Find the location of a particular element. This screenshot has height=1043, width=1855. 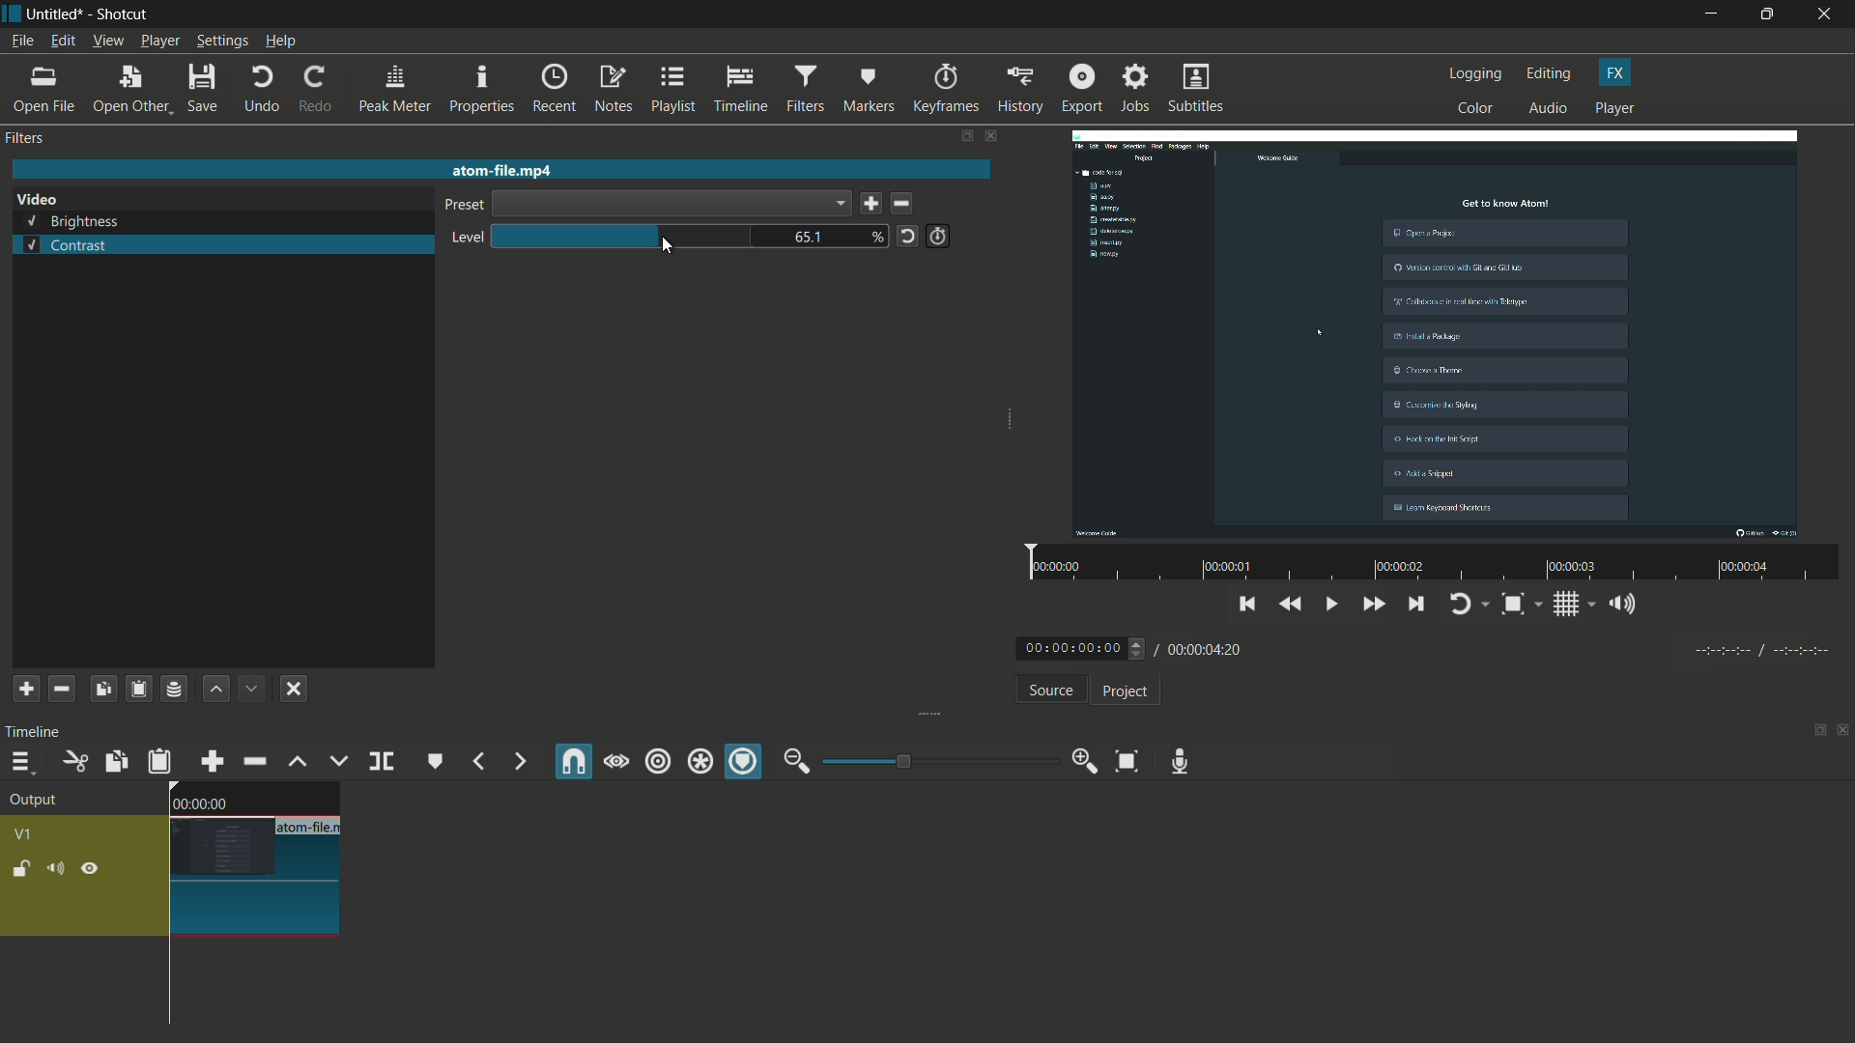

subtitles is located at coordinates (1198, 90).